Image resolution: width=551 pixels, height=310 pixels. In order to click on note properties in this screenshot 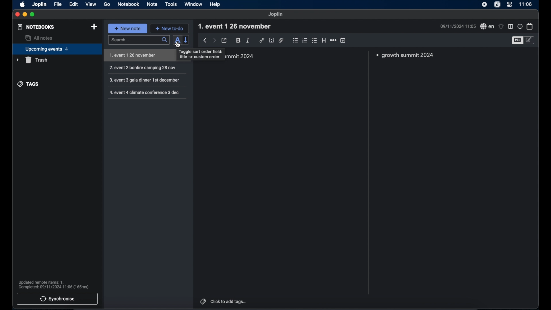, I will do `click(520, 26)`.